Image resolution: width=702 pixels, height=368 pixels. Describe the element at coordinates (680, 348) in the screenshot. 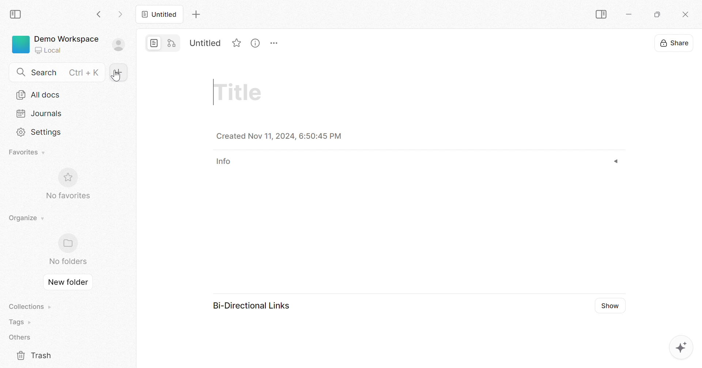

I see `Affine AI` at that location.